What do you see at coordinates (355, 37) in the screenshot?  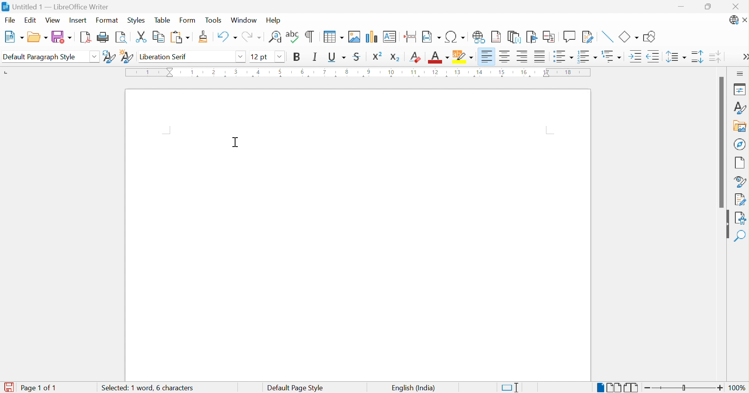 I see `Insert Image` at bounding box center [355, 37].